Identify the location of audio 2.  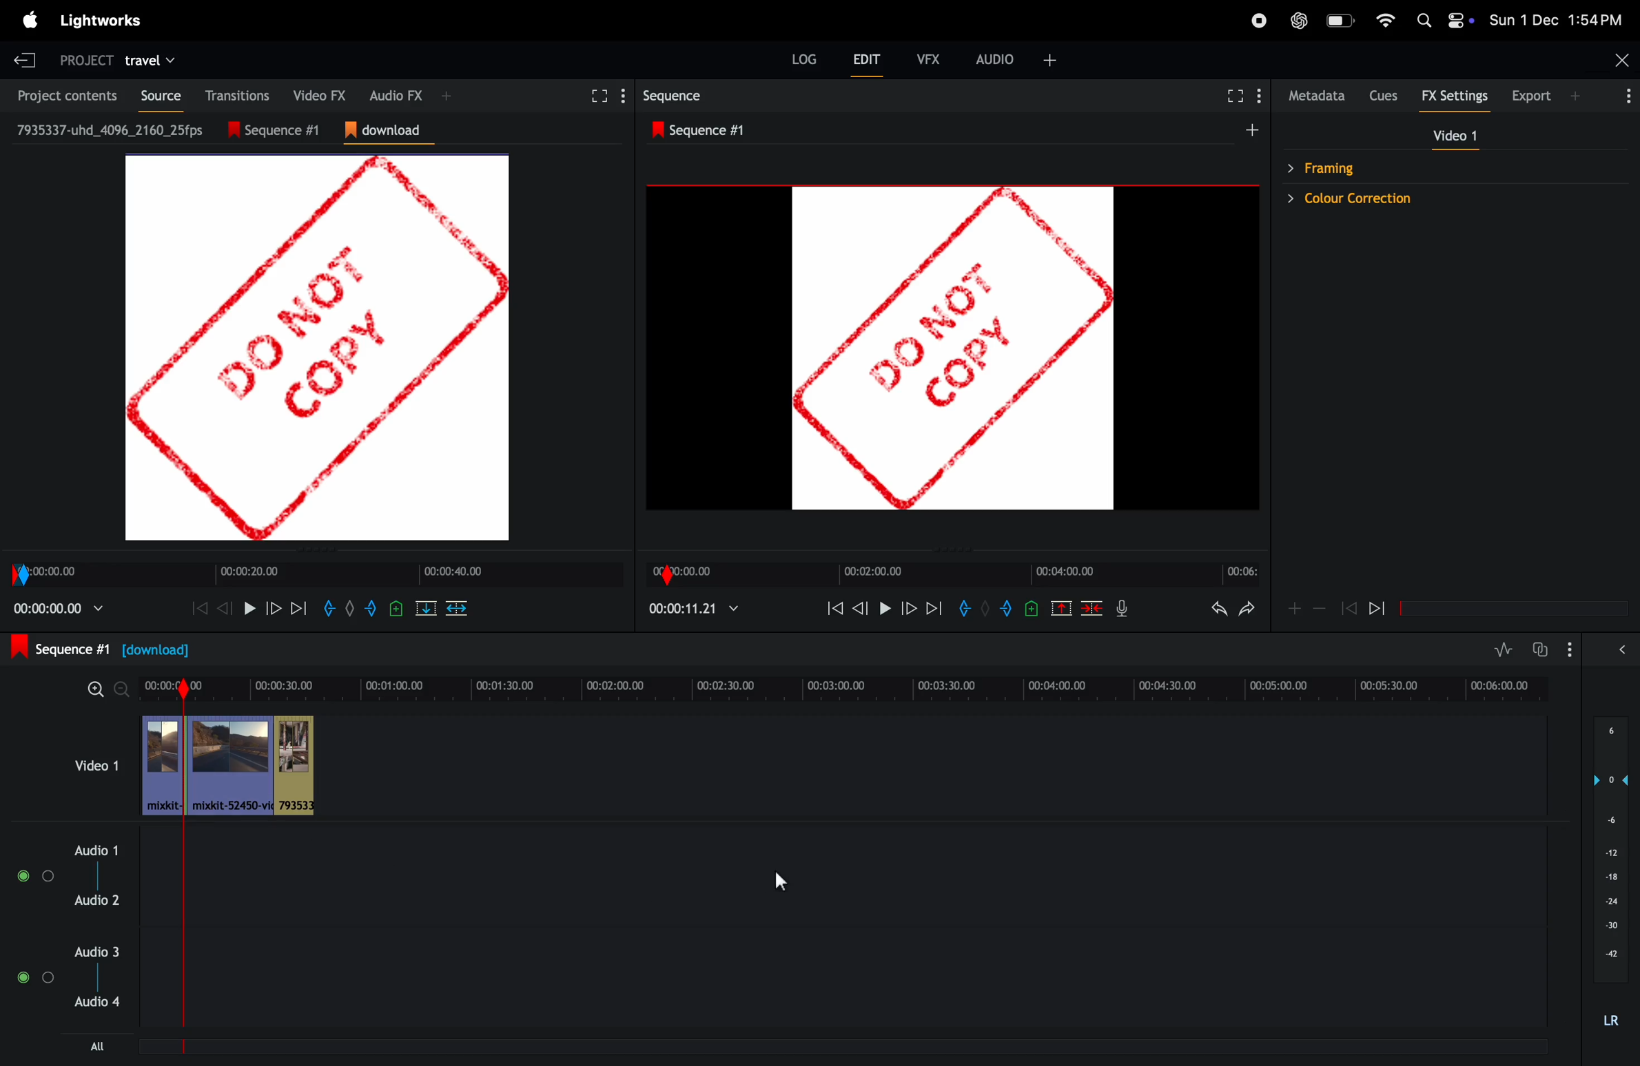
(96, 899).